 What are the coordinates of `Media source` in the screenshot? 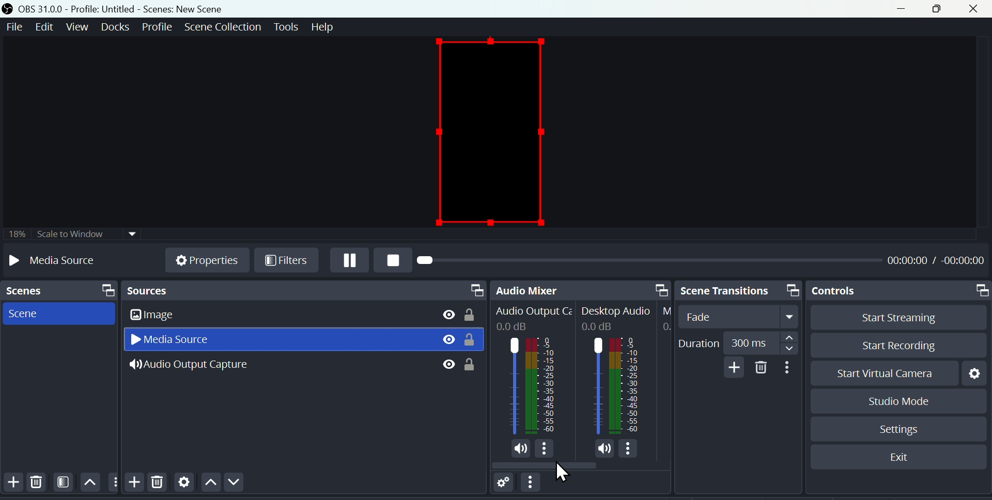 It's located at (179, 340).